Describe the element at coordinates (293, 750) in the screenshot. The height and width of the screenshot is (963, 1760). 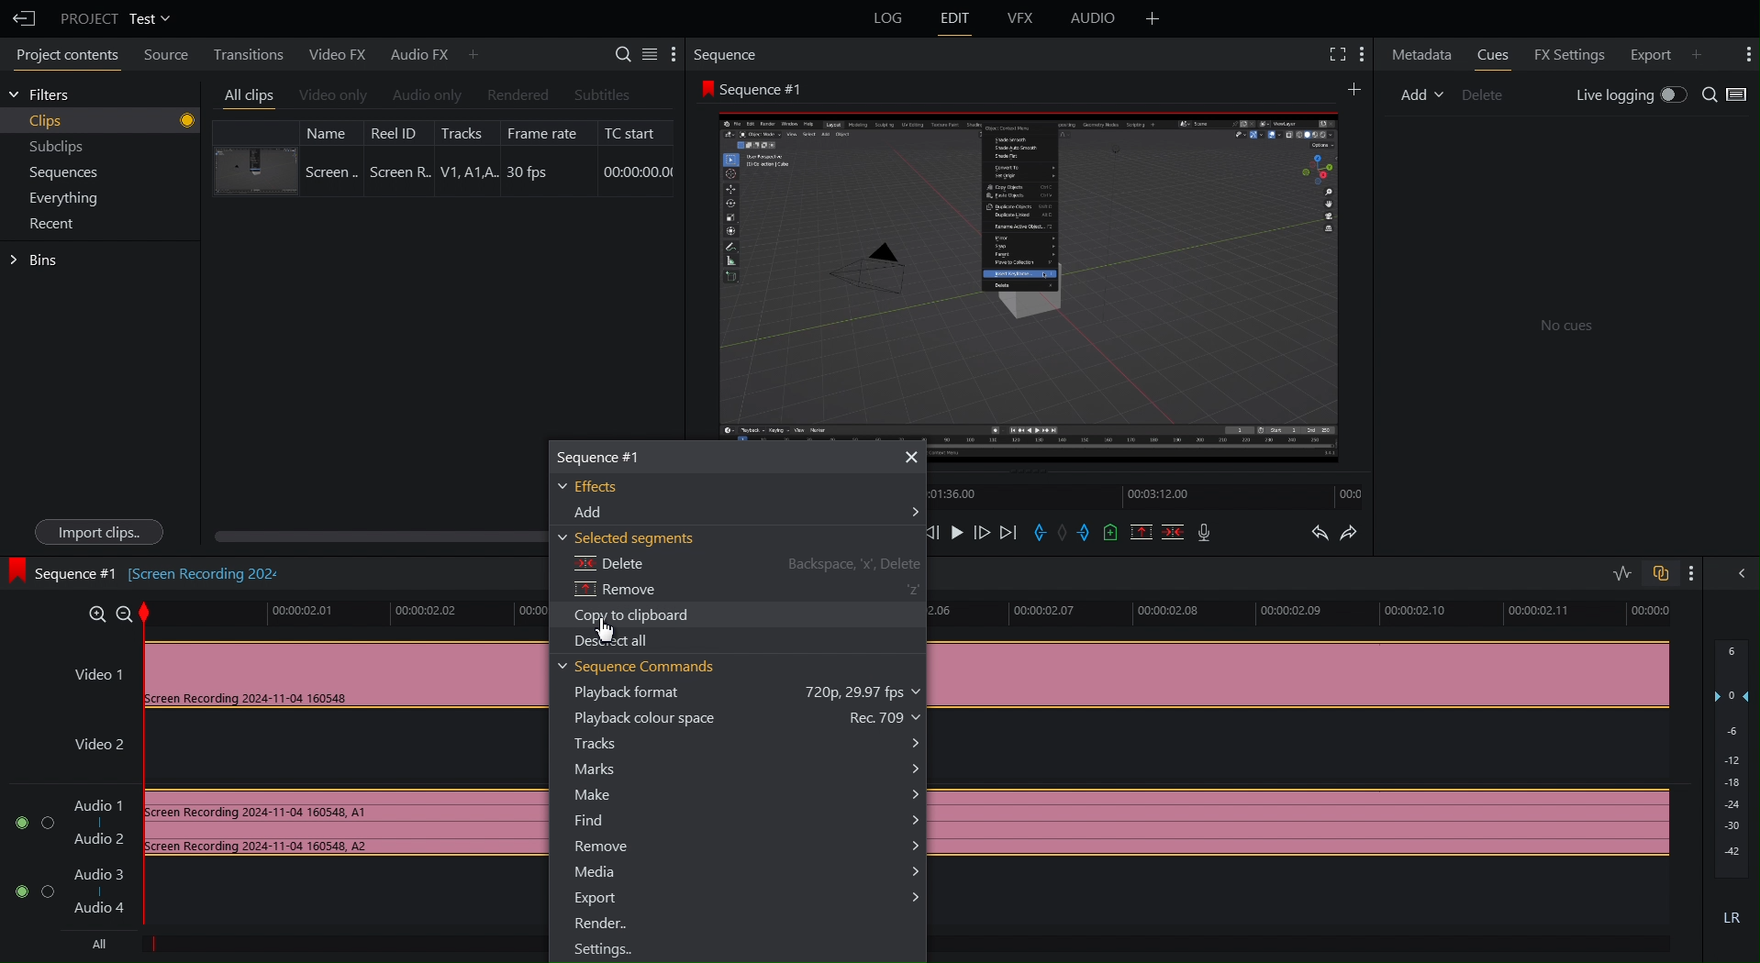
I see `Video 2 Track` at that location.